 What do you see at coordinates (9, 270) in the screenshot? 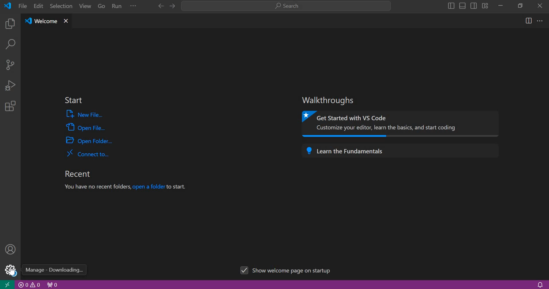
I see `manage` at bounding box center [9, 270].